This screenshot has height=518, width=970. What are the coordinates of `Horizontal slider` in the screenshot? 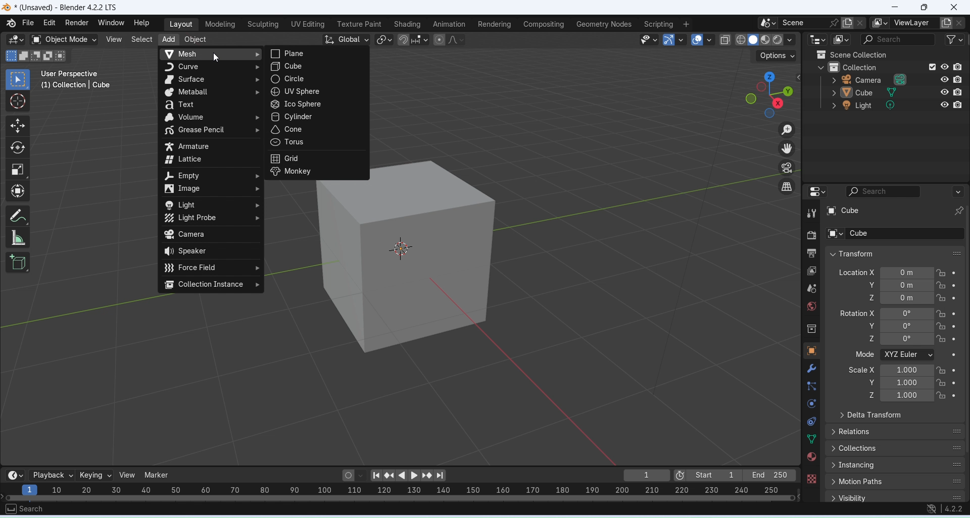 It's located at (402, 498).